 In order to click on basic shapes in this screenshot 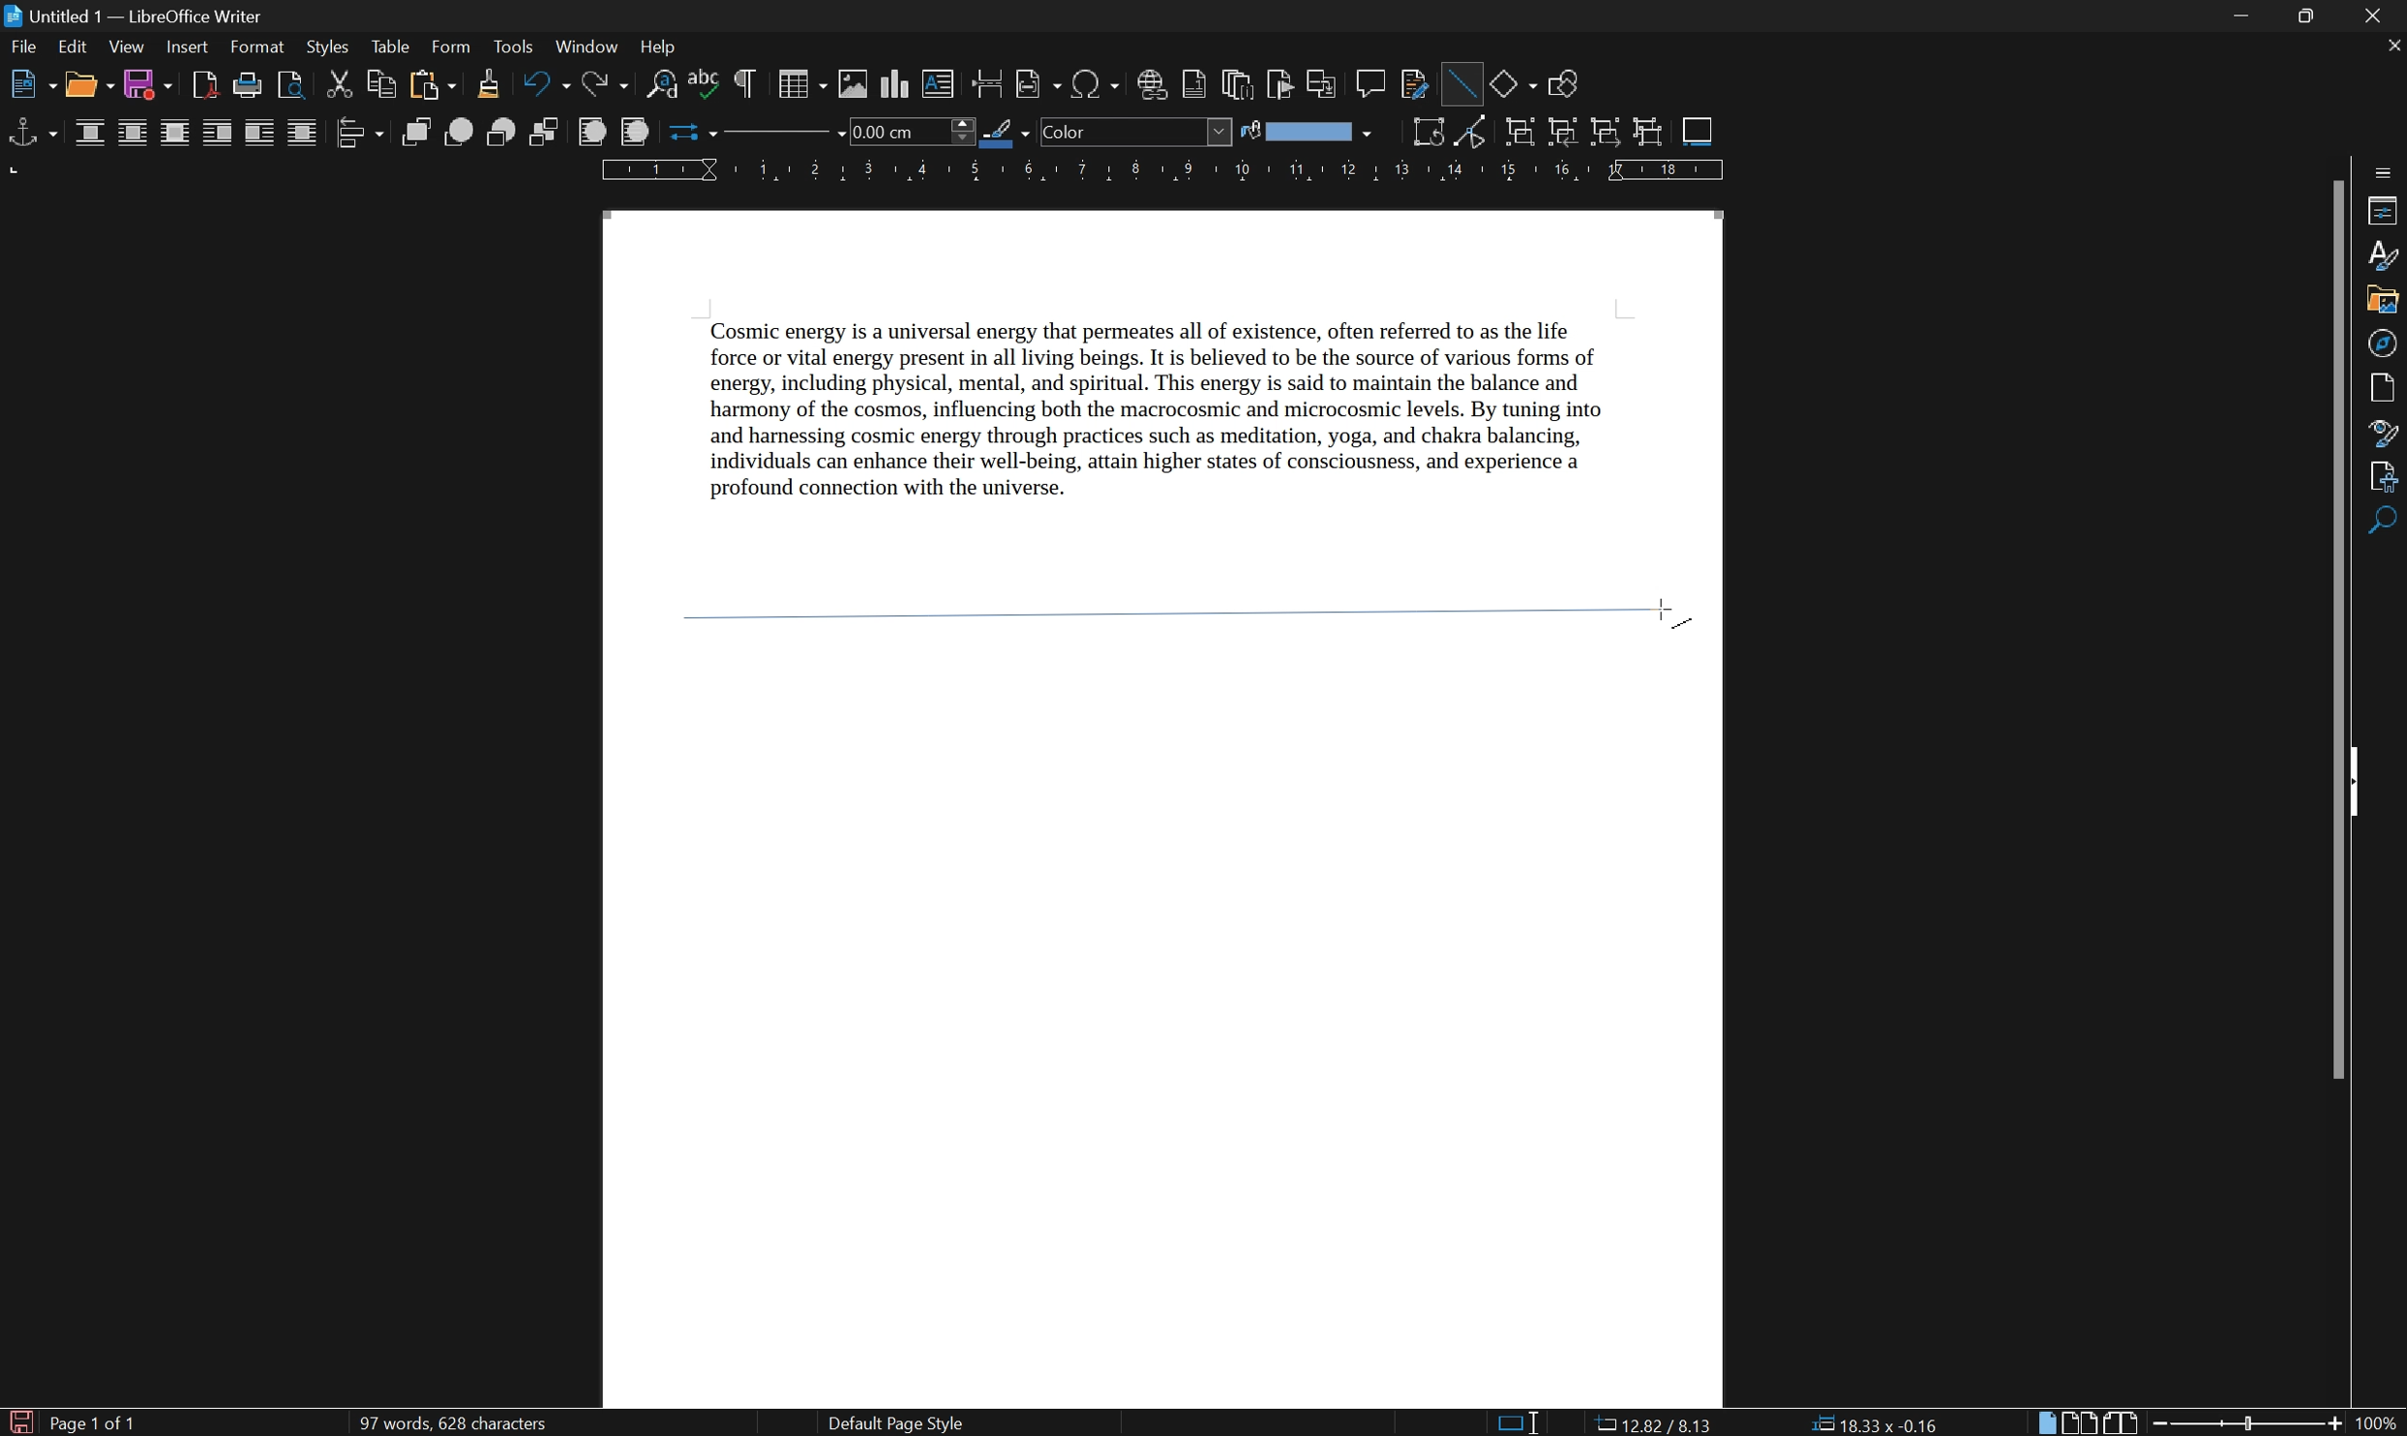, I will do `click(1514, 82)`.